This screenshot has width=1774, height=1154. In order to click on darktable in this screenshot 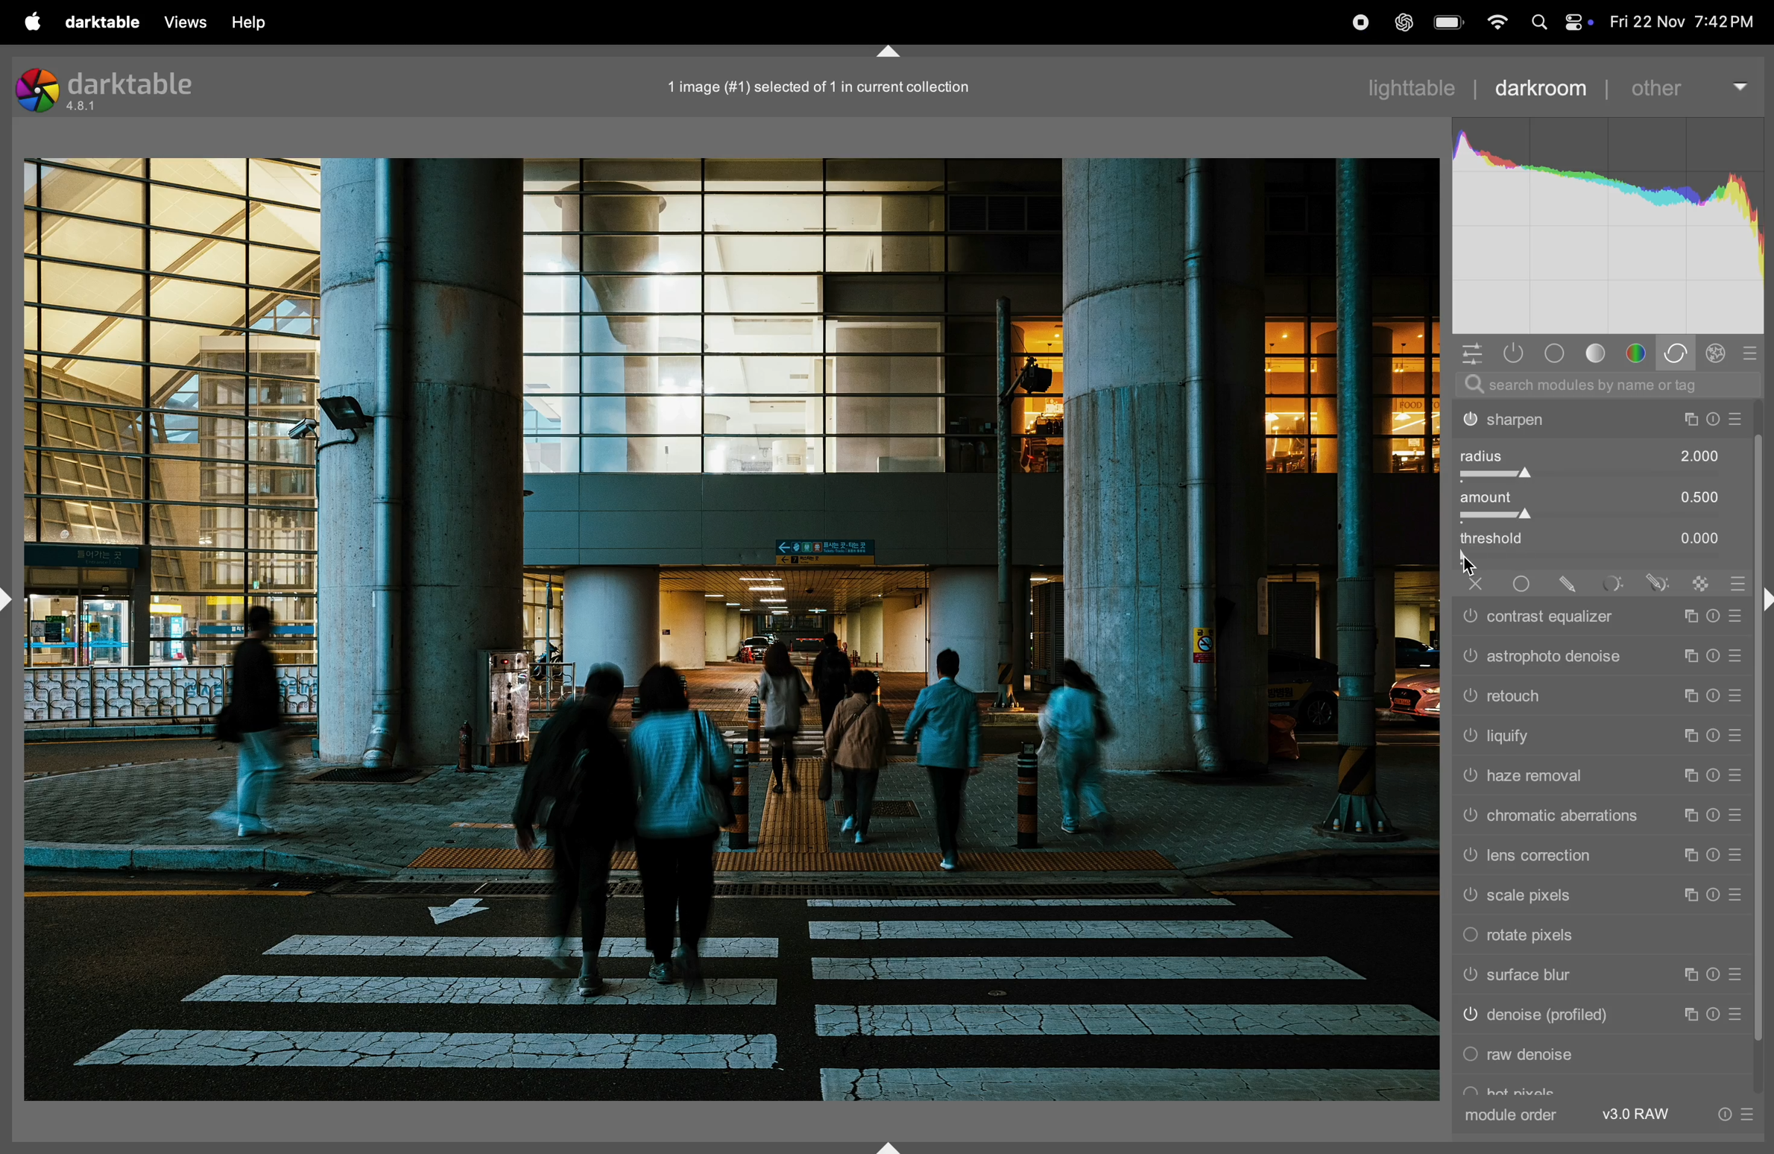, I will do `click(101, 22)`.